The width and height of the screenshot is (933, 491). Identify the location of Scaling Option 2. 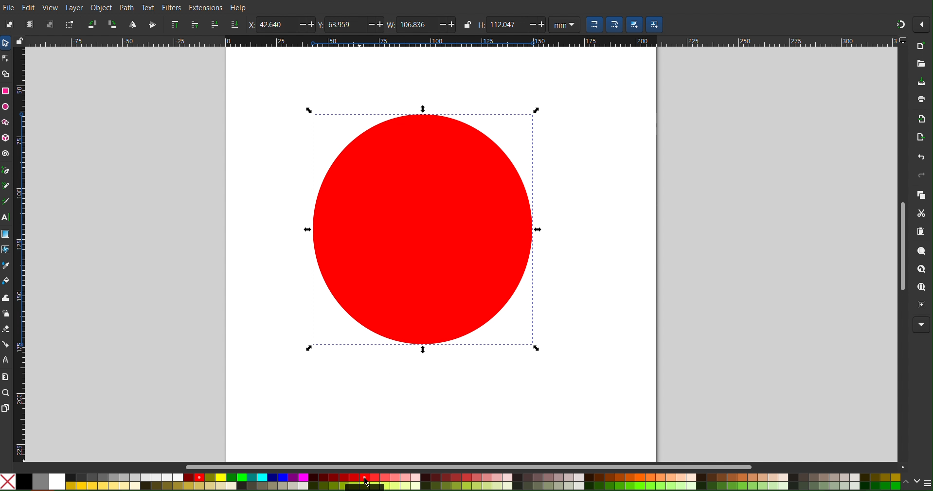
(614, 25).